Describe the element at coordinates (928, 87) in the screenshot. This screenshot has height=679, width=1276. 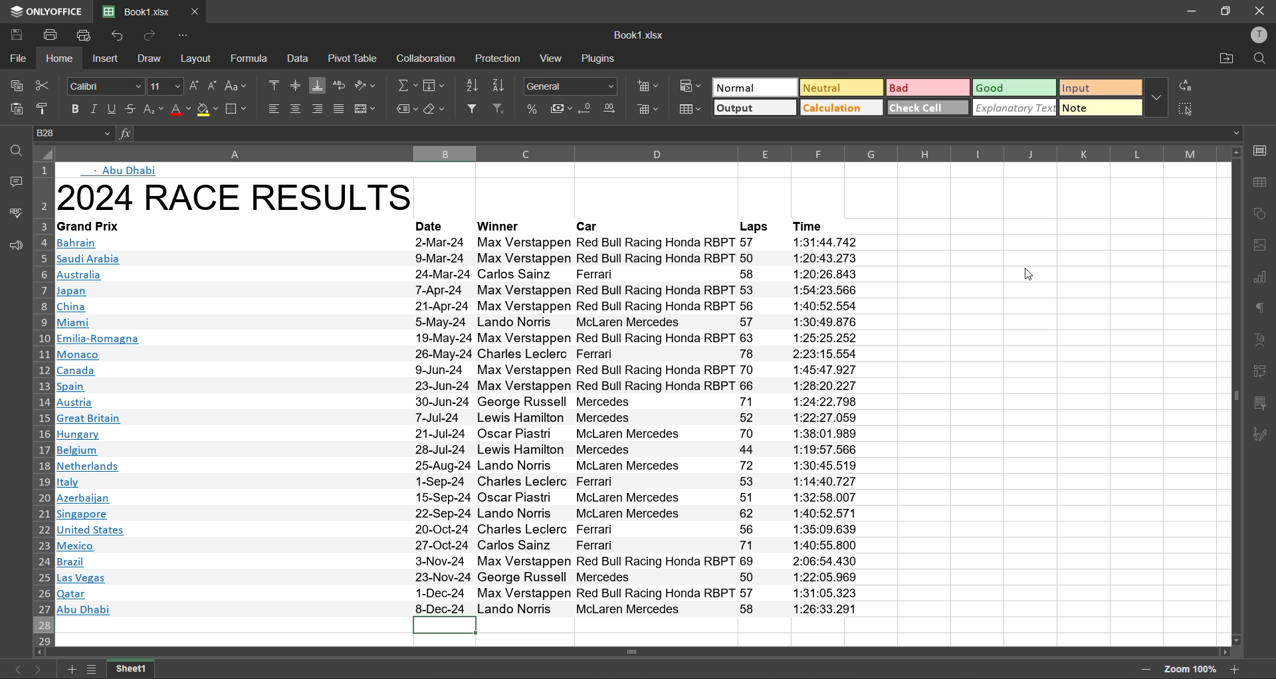
I see `bad` at that location.